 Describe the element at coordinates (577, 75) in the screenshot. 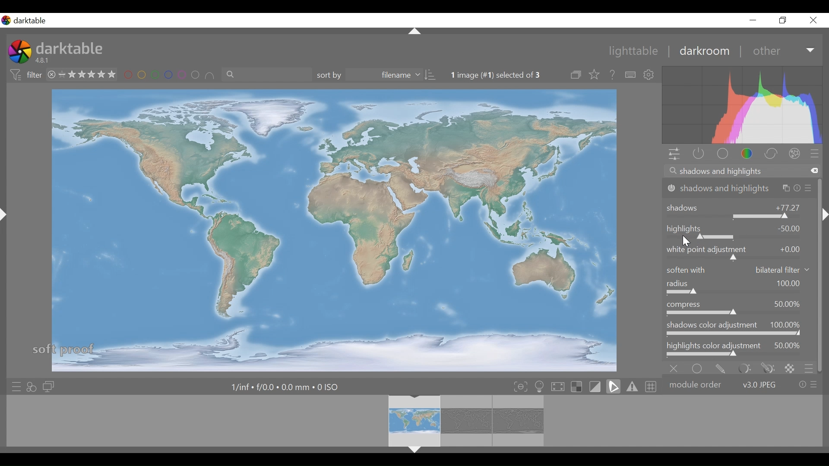

I see `collapse grouped image` at that location.